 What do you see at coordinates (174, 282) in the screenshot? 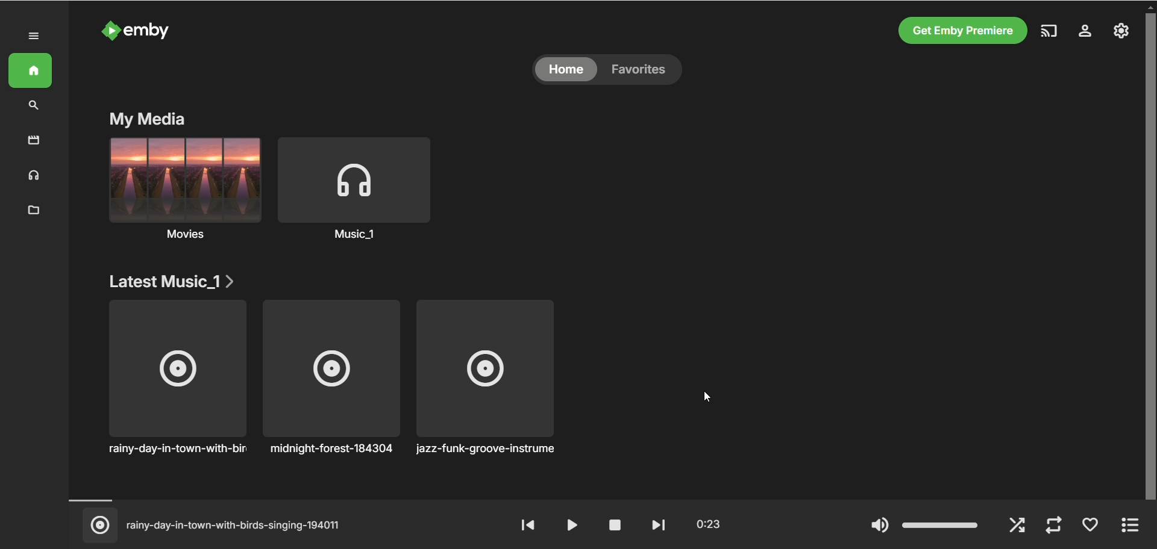
I see `latest music` at bounding box center [174, 282].